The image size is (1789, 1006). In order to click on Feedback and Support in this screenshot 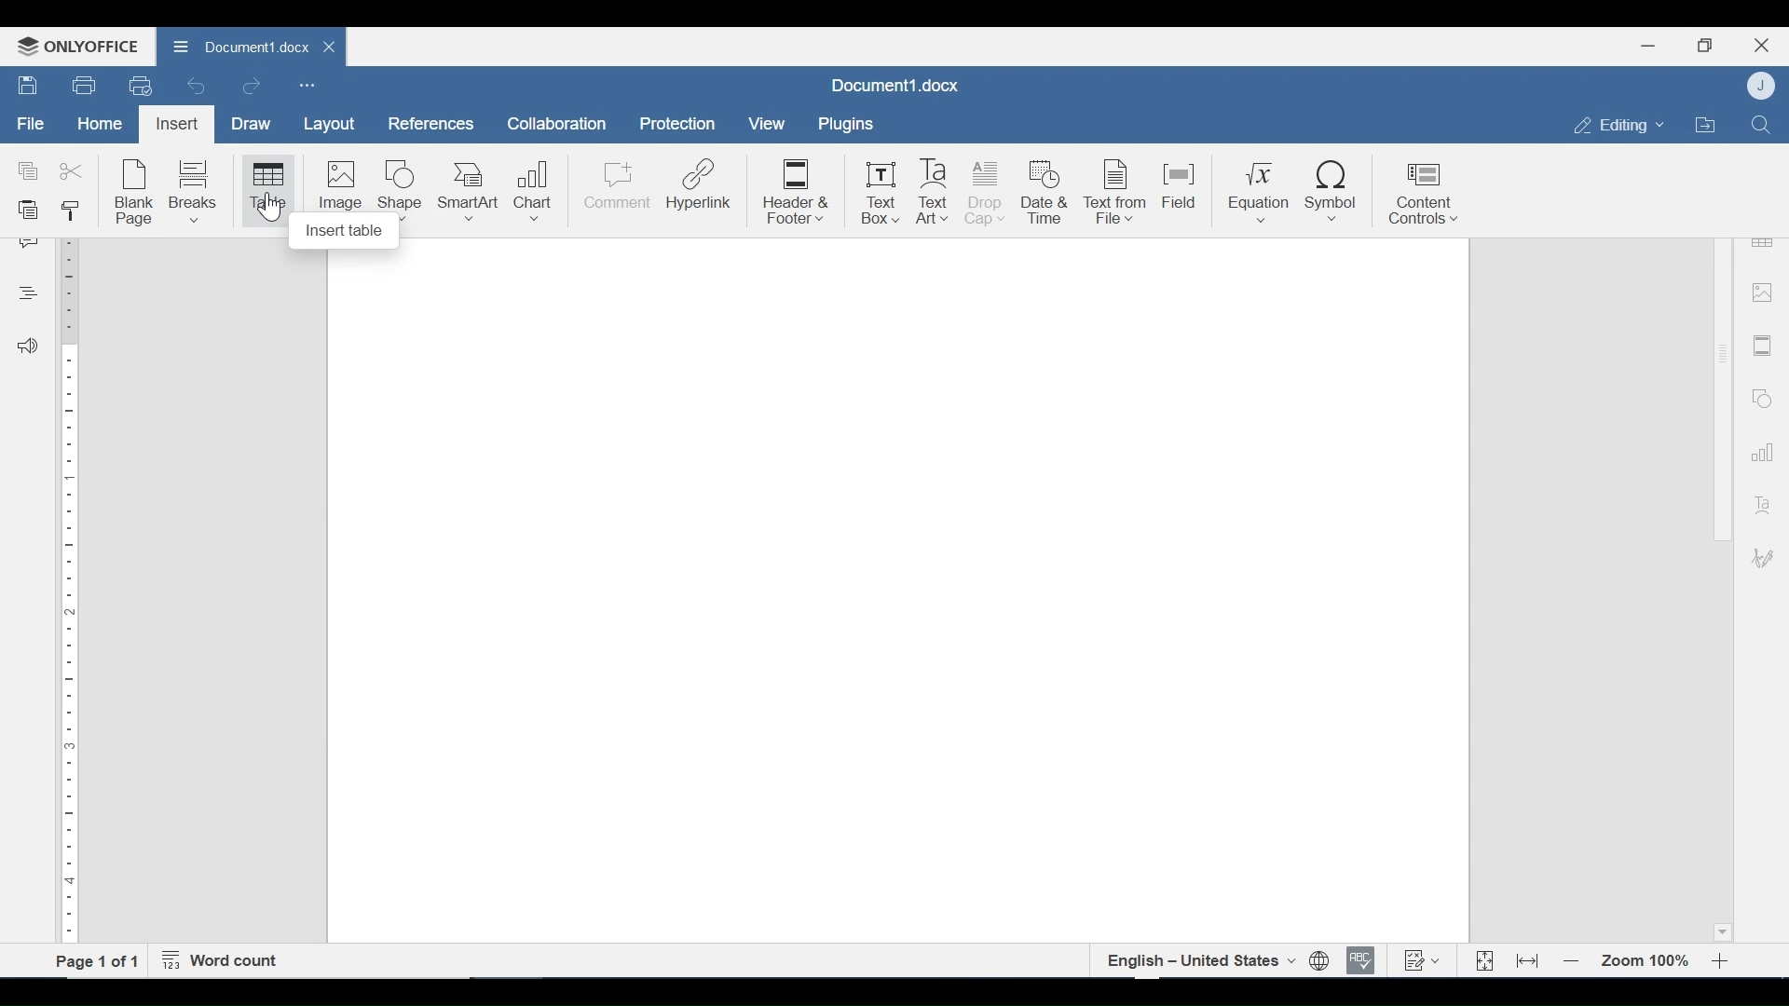, I will do `click(27, 347)`.